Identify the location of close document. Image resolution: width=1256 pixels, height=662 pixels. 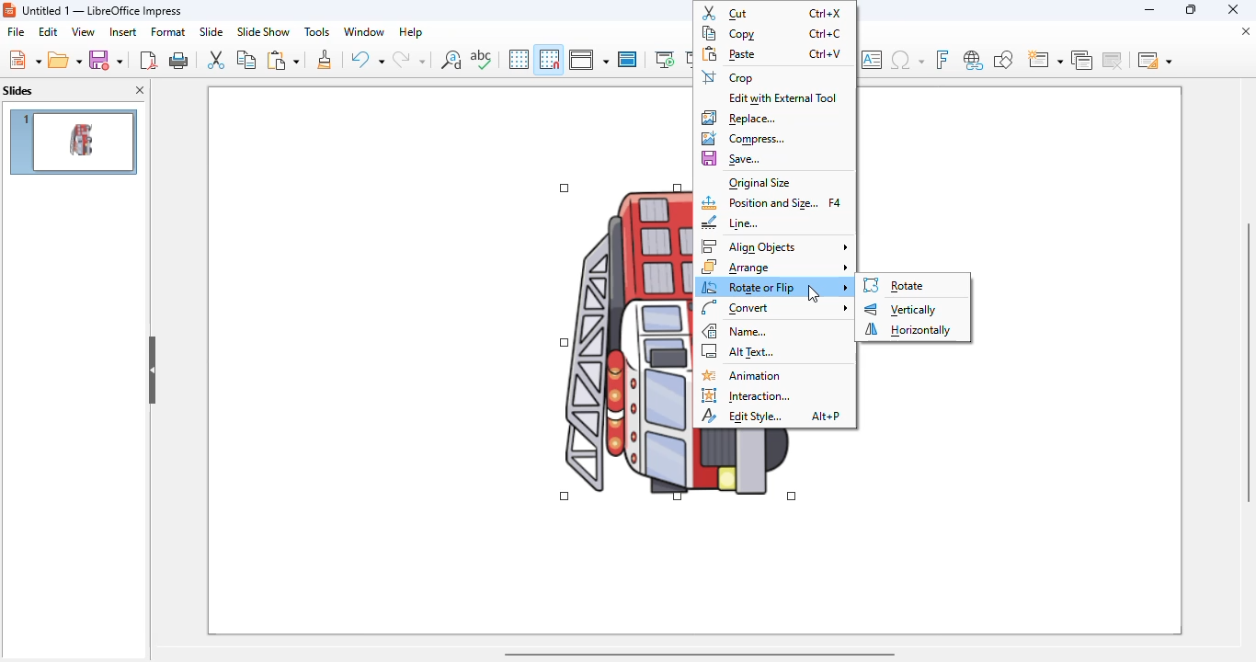
(1245, 30).